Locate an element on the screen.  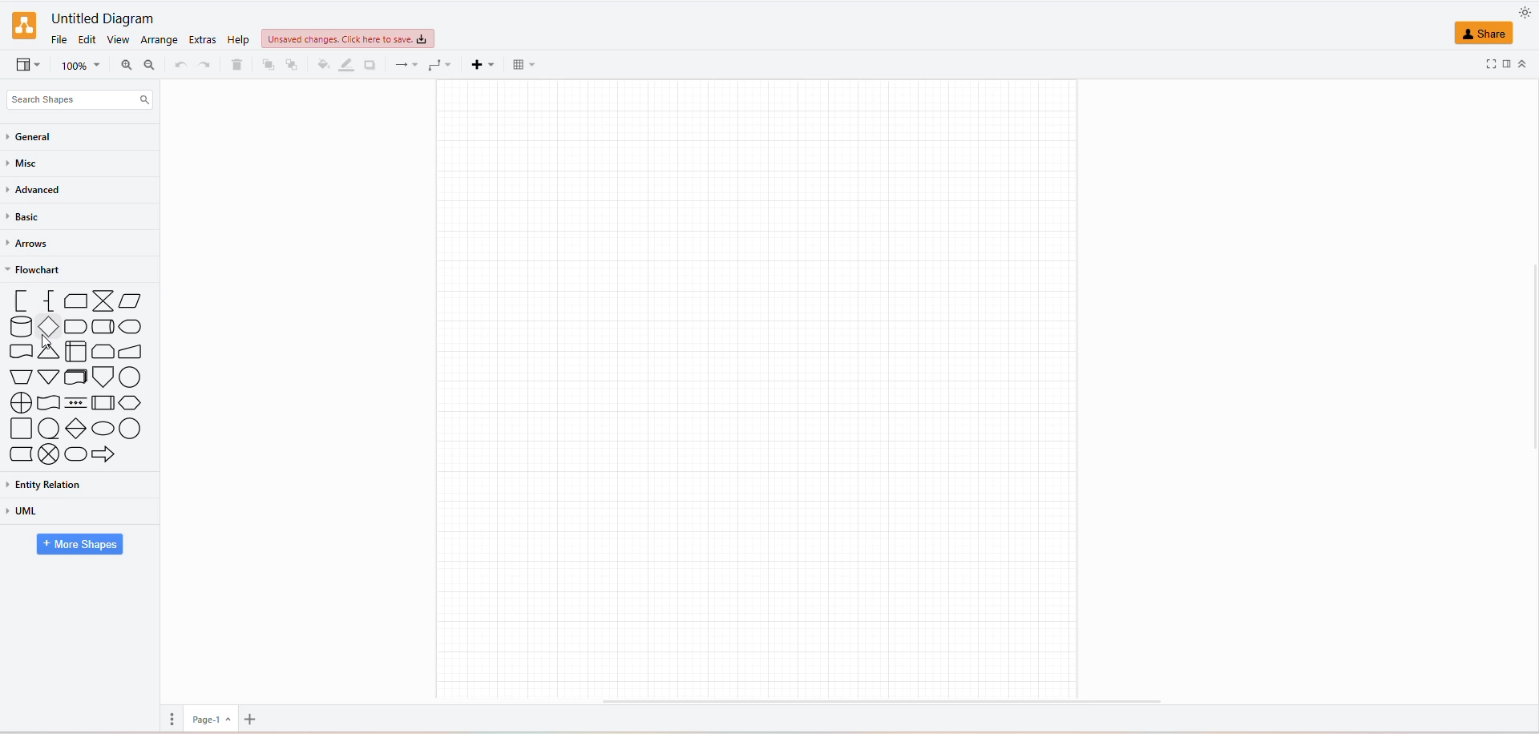
MISC is located at coordinates (26, 163).